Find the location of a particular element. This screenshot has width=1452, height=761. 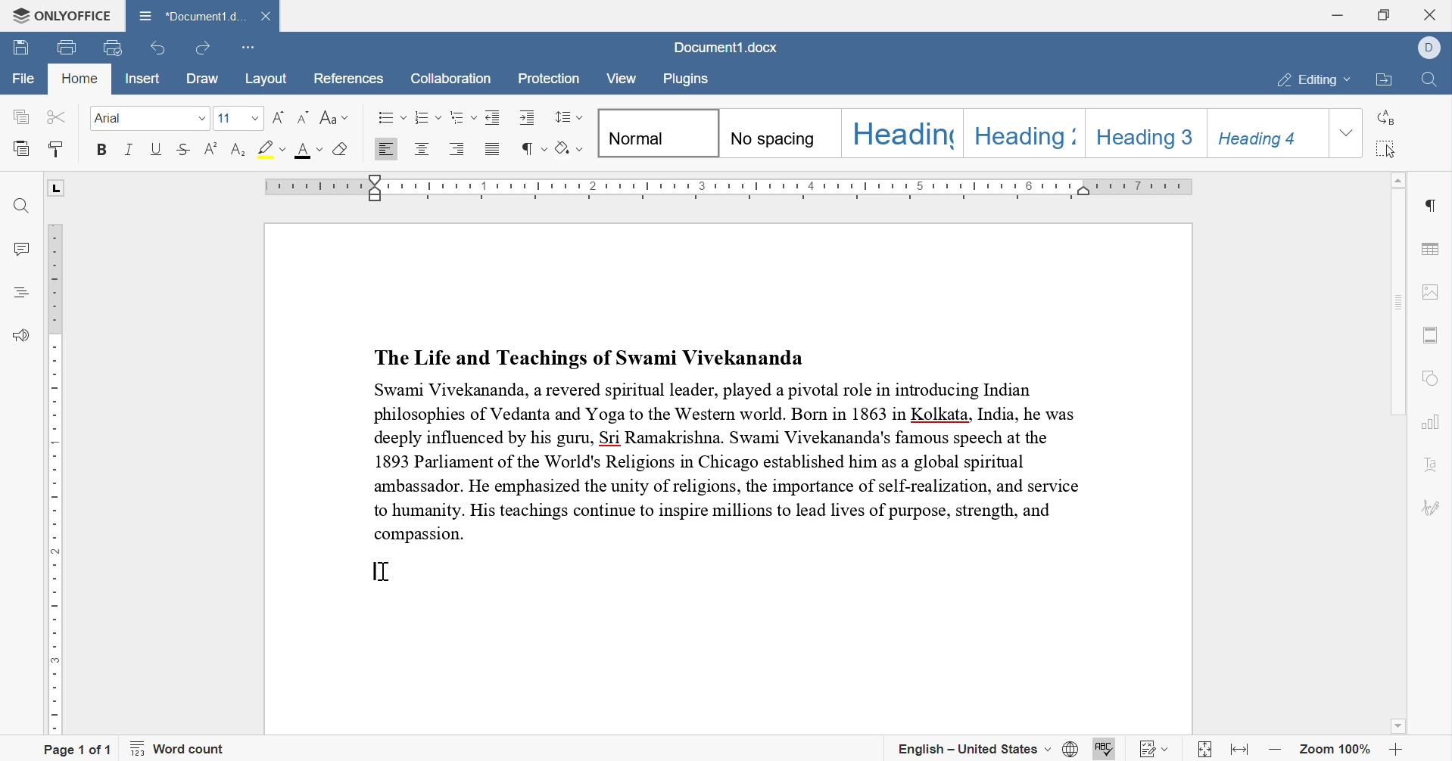

find is located at coordinates (1432, 82).